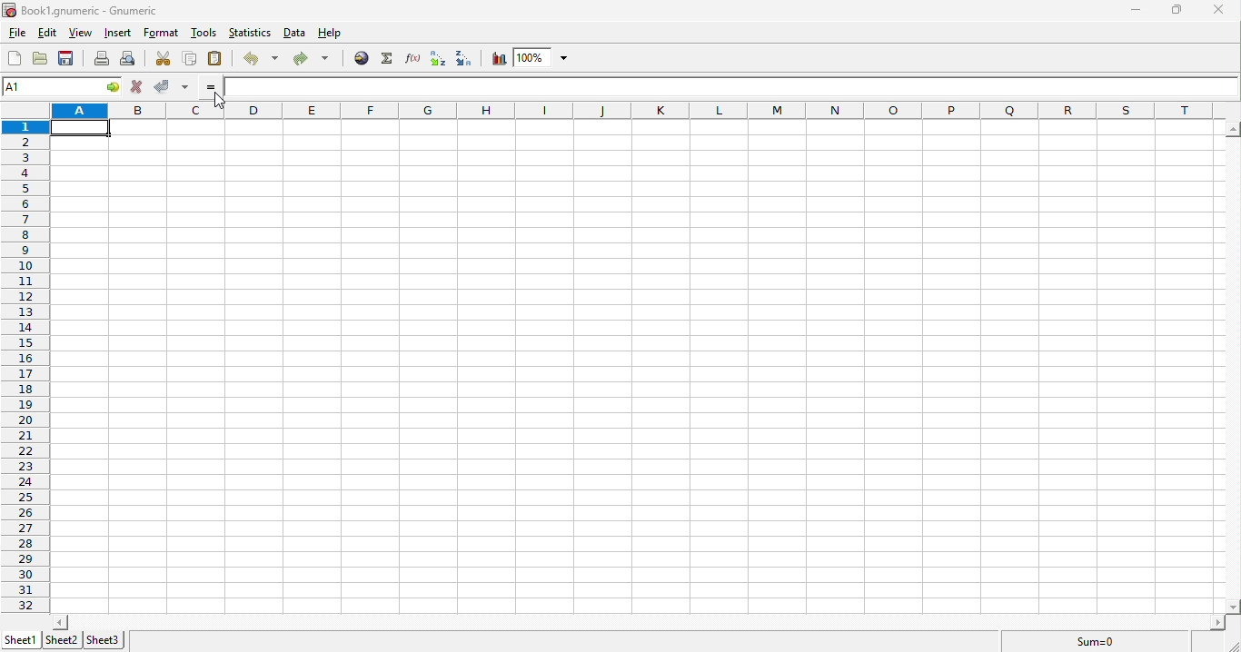  What do you see at coordinates (162, 33) in the screenshot?
I see `format` at bounding box center [162, 33].